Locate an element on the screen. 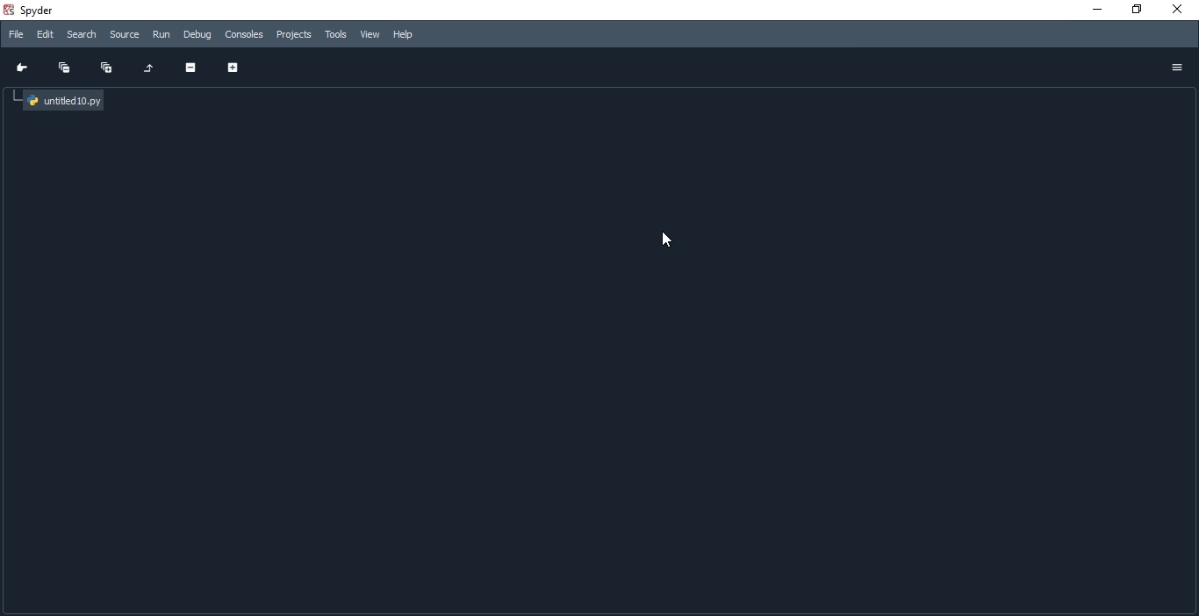  close is located at coordinates (1181, 11).